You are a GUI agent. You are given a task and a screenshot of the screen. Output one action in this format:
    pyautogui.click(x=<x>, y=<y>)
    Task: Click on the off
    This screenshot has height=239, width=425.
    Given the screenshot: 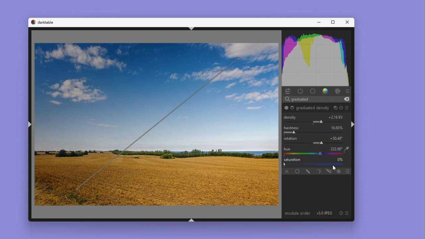 What is the action you would take?
    pyautogui.click(x=286, y=171)
    